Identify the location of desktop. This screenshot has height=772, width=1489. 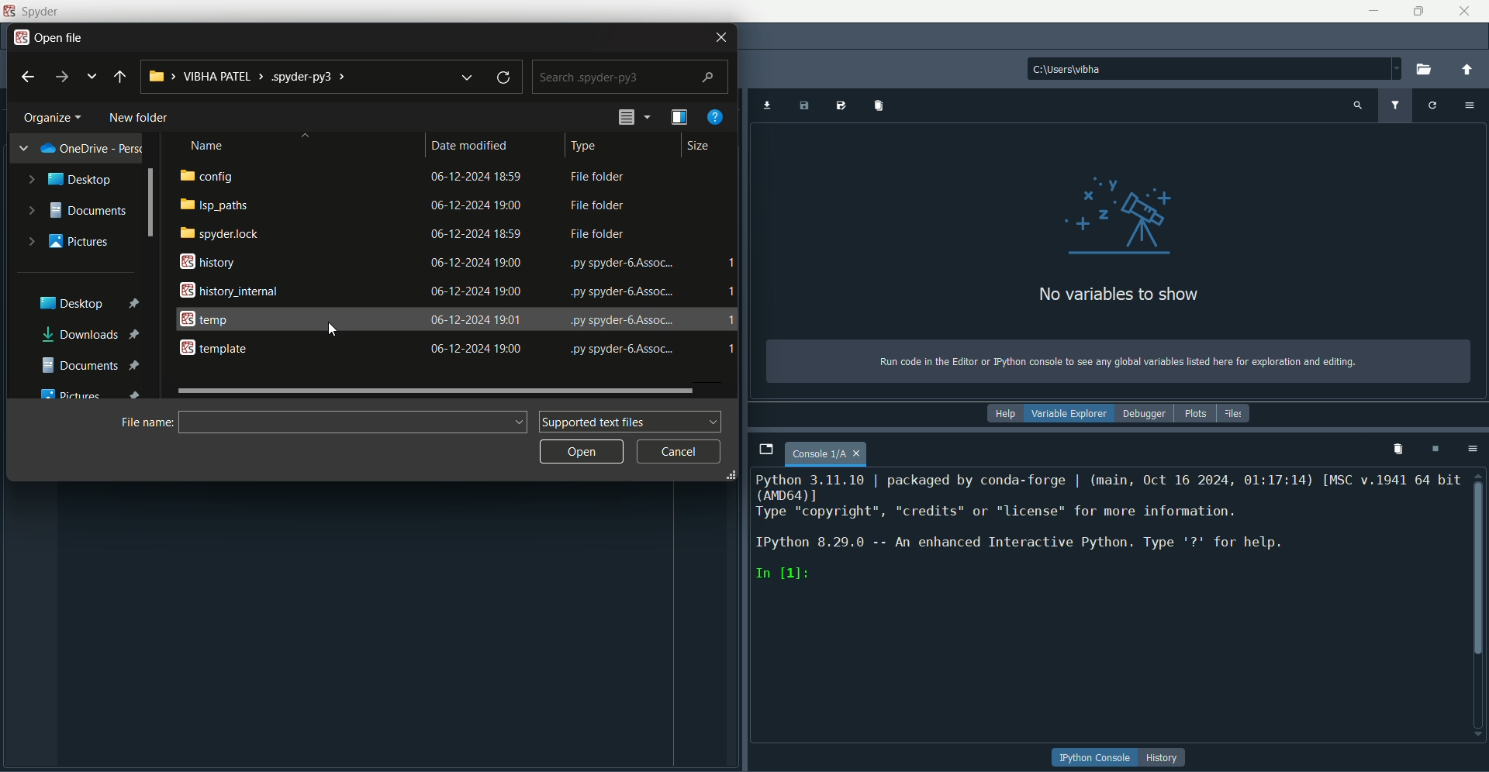
(71, 180).